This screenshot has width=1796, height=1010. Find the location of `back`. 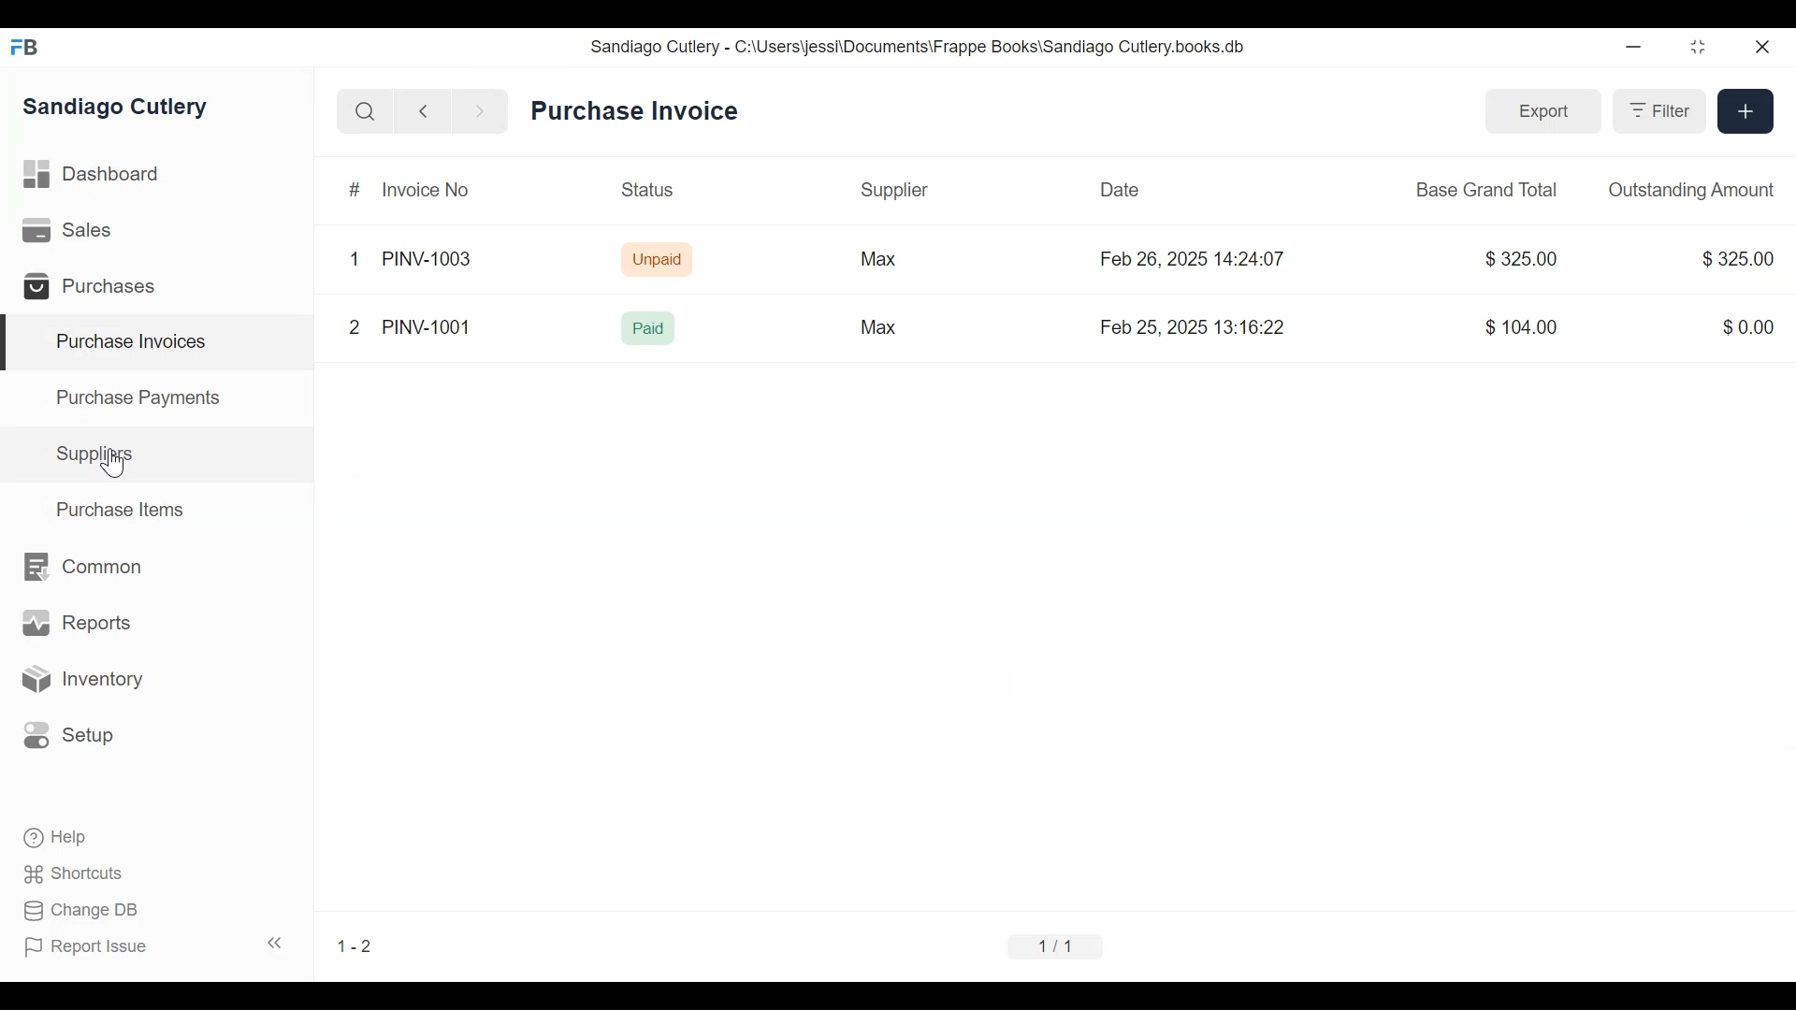

back is located at coordinates (428, 109).